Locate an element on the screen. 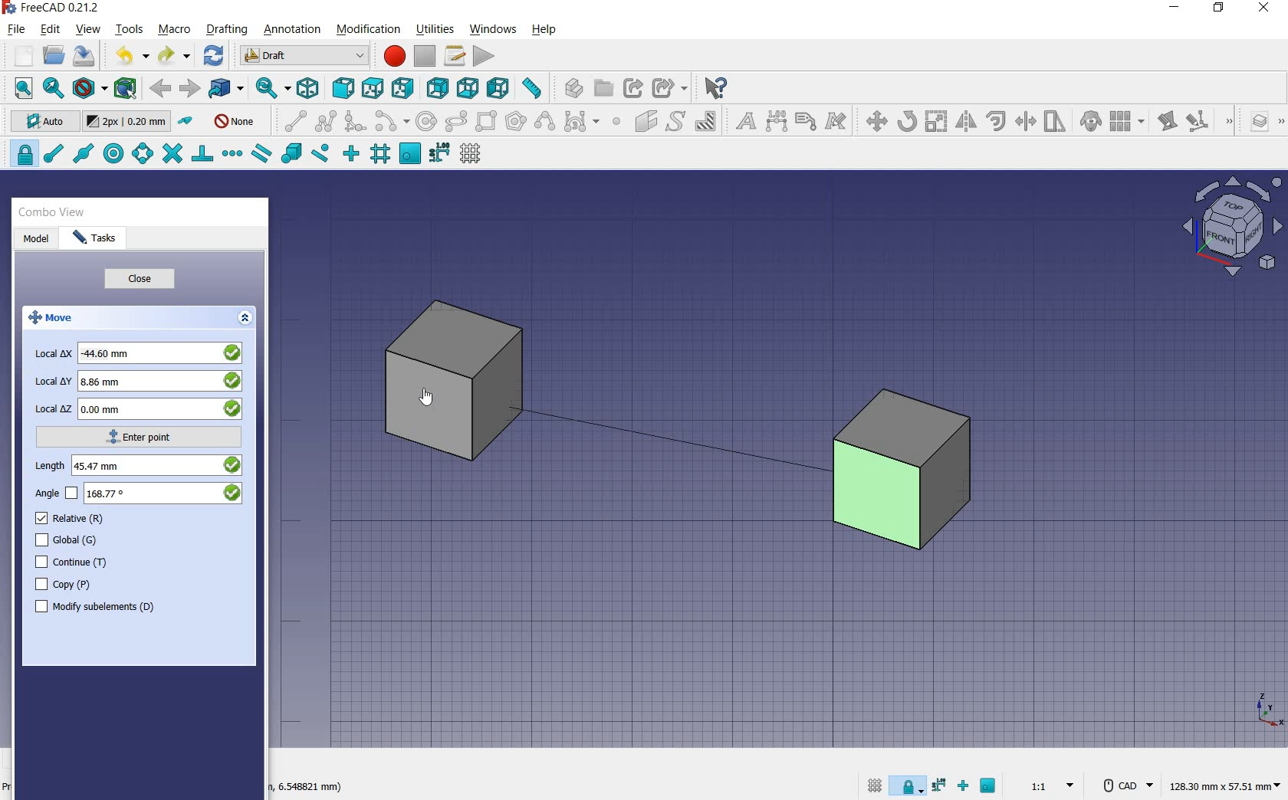  stop macro recording is located at coordinates (422, 57).